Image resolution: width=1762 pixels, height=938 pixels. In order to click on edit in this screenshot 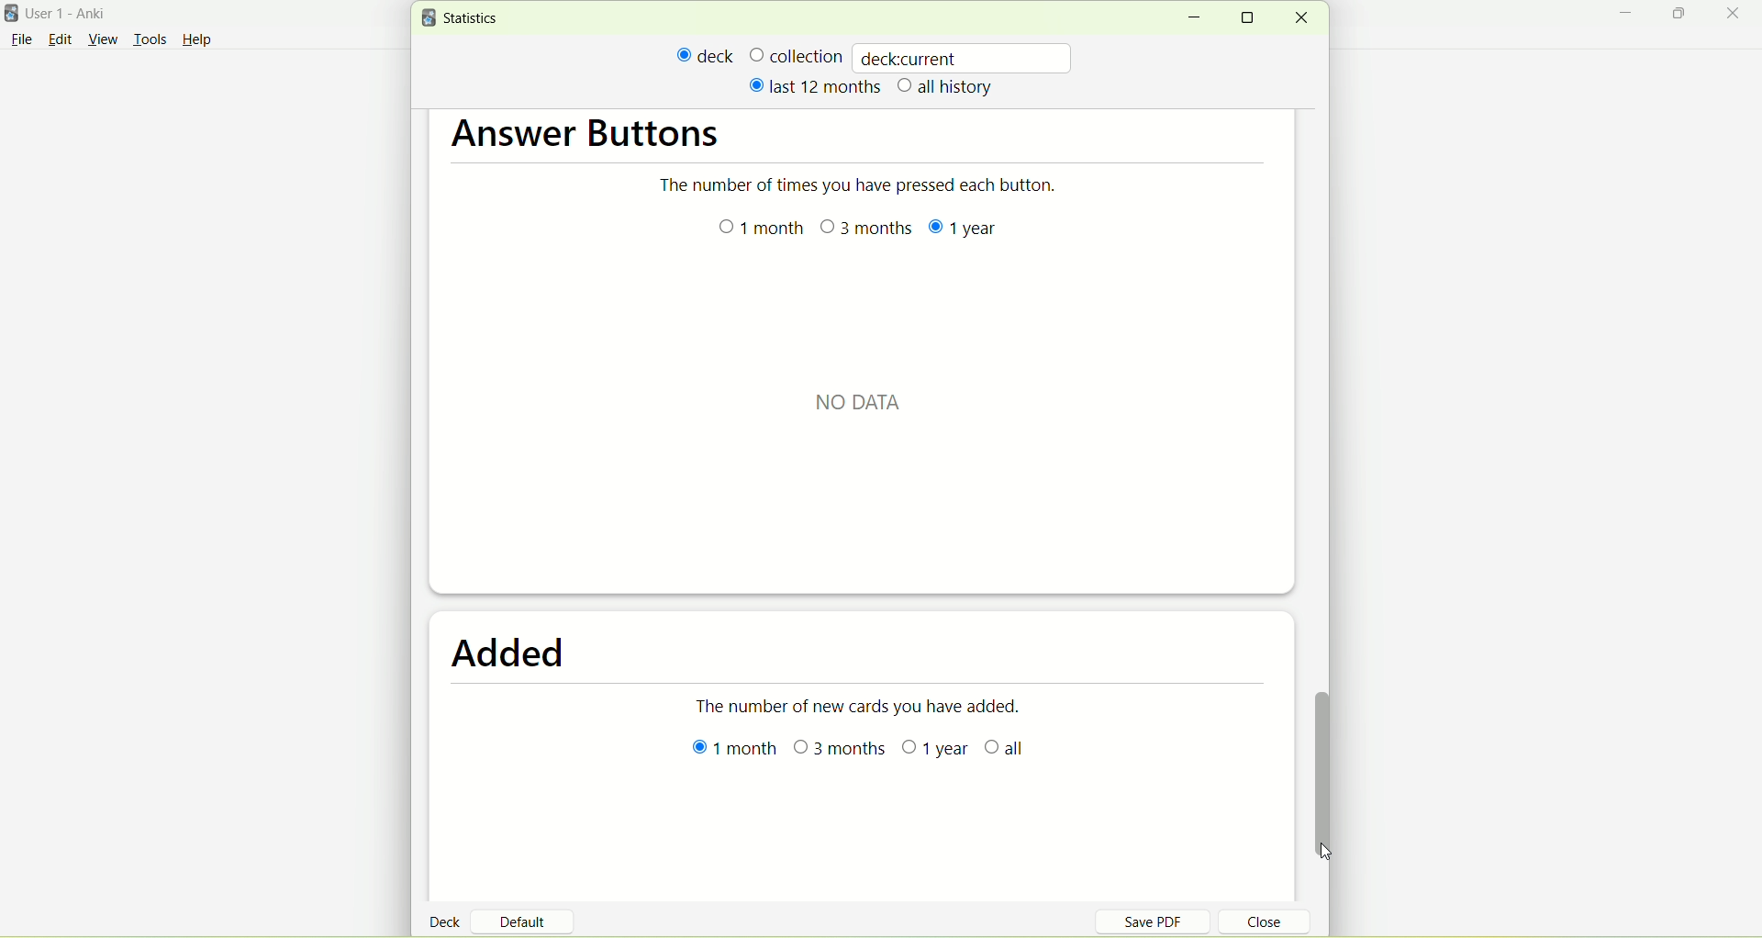, I will do `click(60, 39)`.